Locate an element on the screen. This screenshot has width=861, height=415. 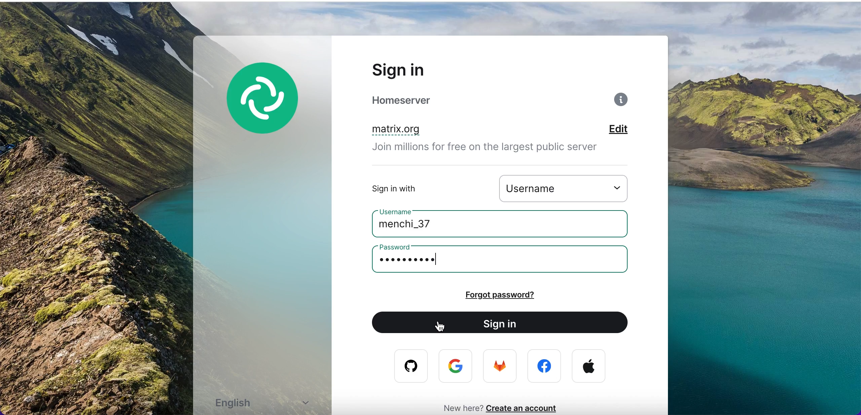
homeserver is located at coordinates (418, 100).